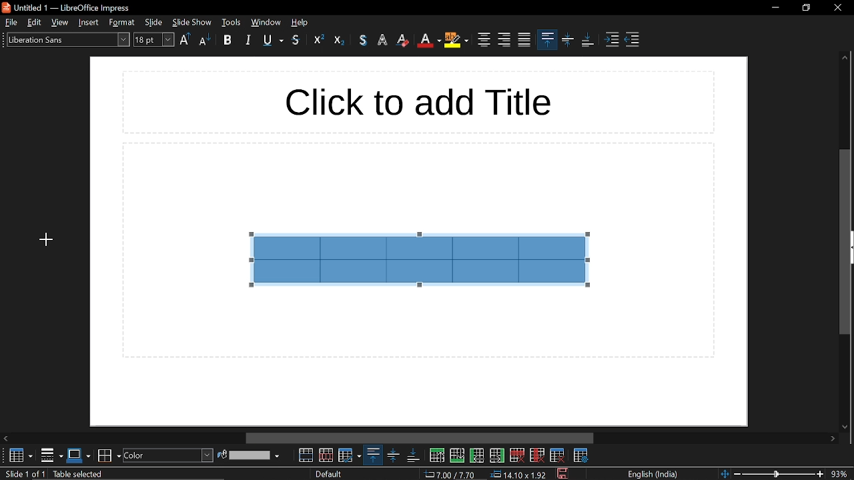 This screenshot has width=854, height=480. What do you see at coordinates (155, 22) in the screenshot?
I see `slide` at bounding box center [155, 22].